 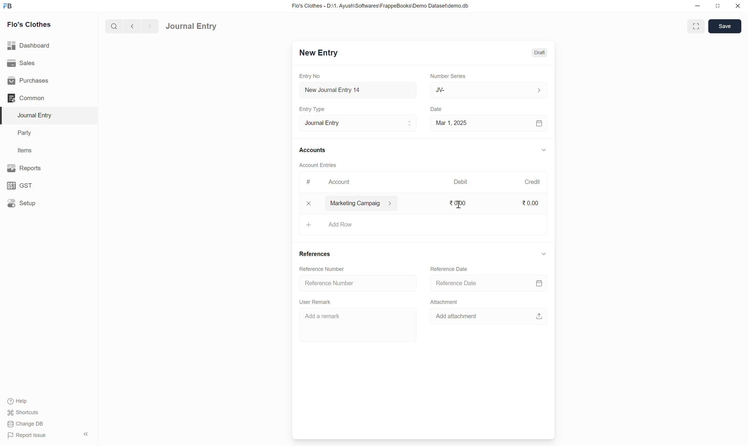 What do you see at coordinates (540, 124) in the screenshot?
I see `calendar` at bounding box center [540, 124].